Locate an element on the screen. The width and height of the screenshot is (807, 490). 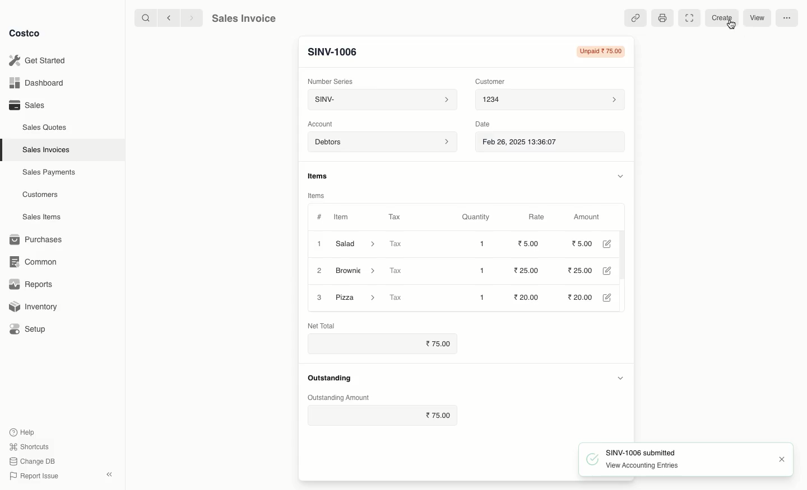
Quantity is located at coordinates (472, 218).